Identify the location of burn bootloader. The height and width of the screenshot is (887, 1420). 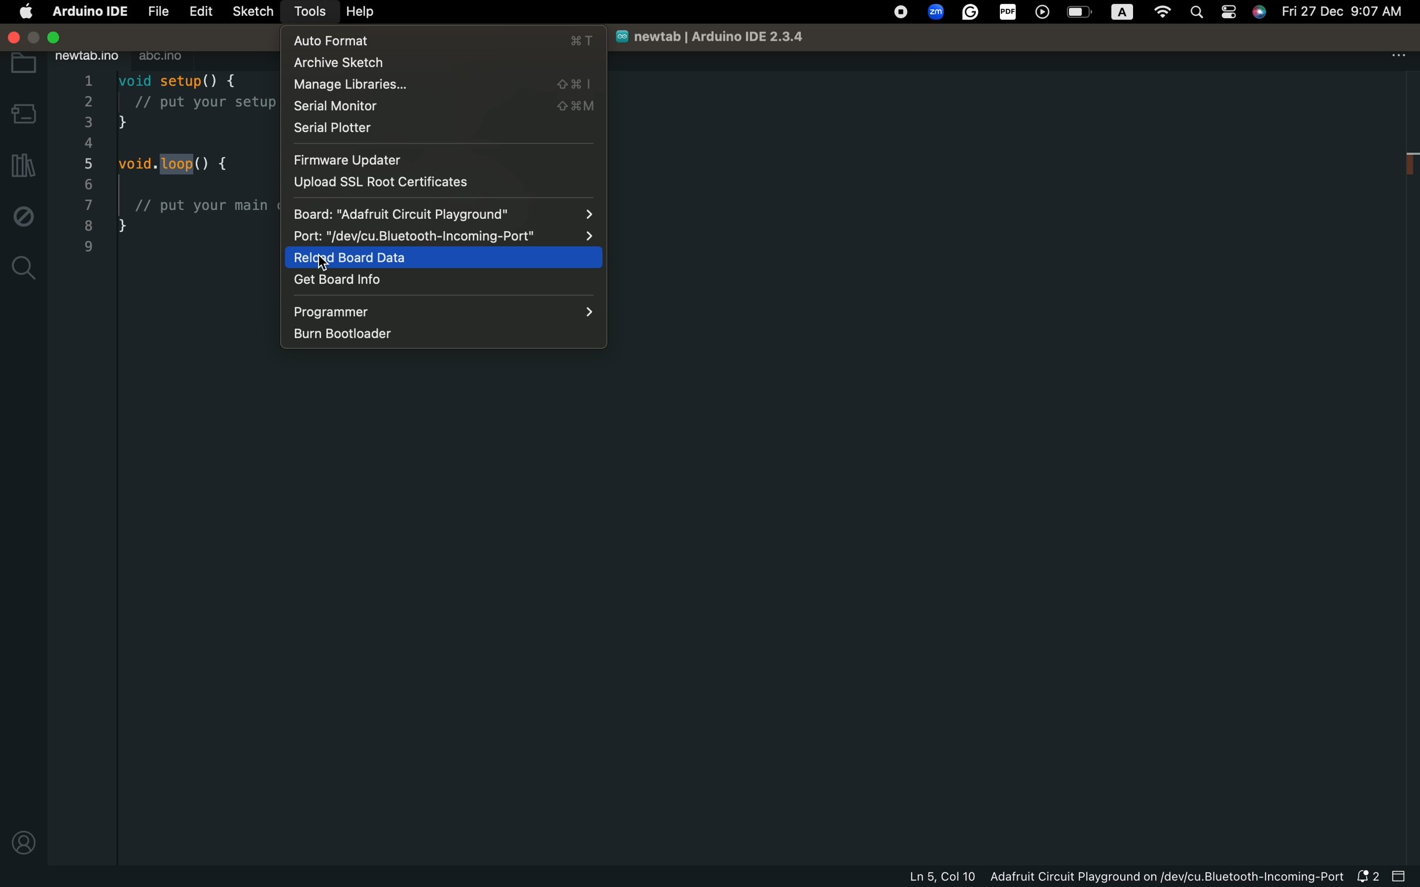
(353, 335).